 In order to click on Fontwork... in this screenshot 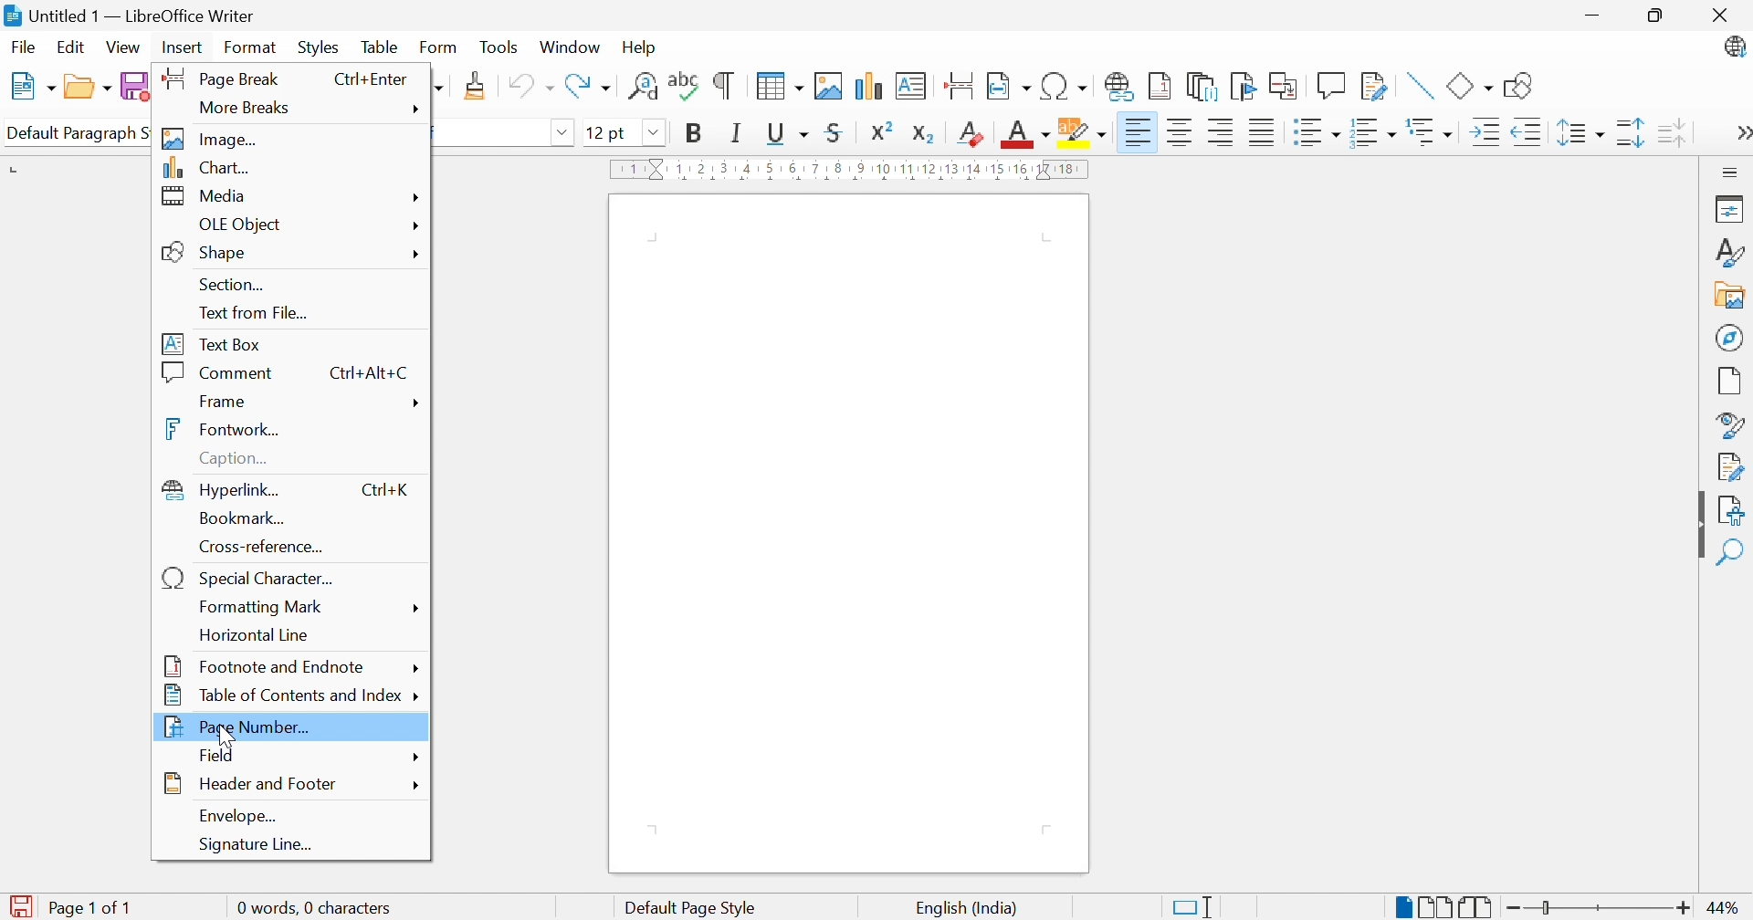, I will do `click(223, 428)`.